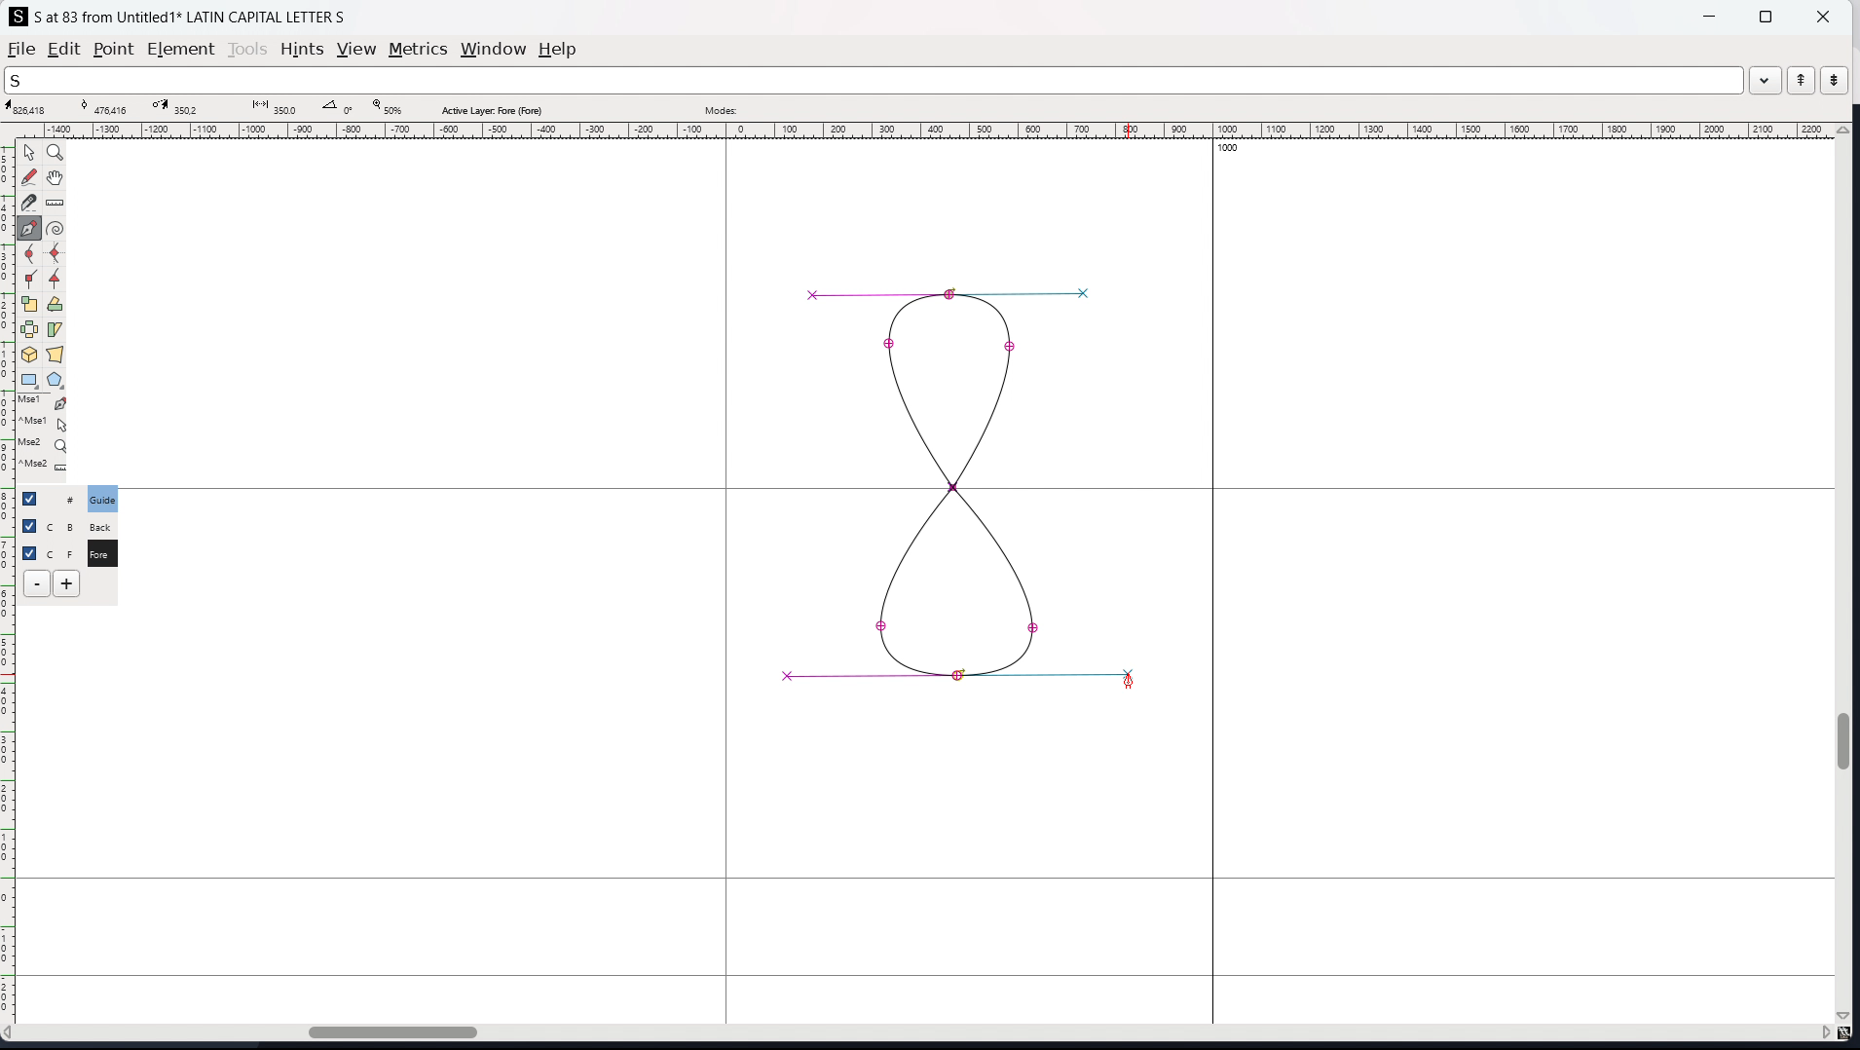  I want to click on ^Mse2, so click(45, 468).